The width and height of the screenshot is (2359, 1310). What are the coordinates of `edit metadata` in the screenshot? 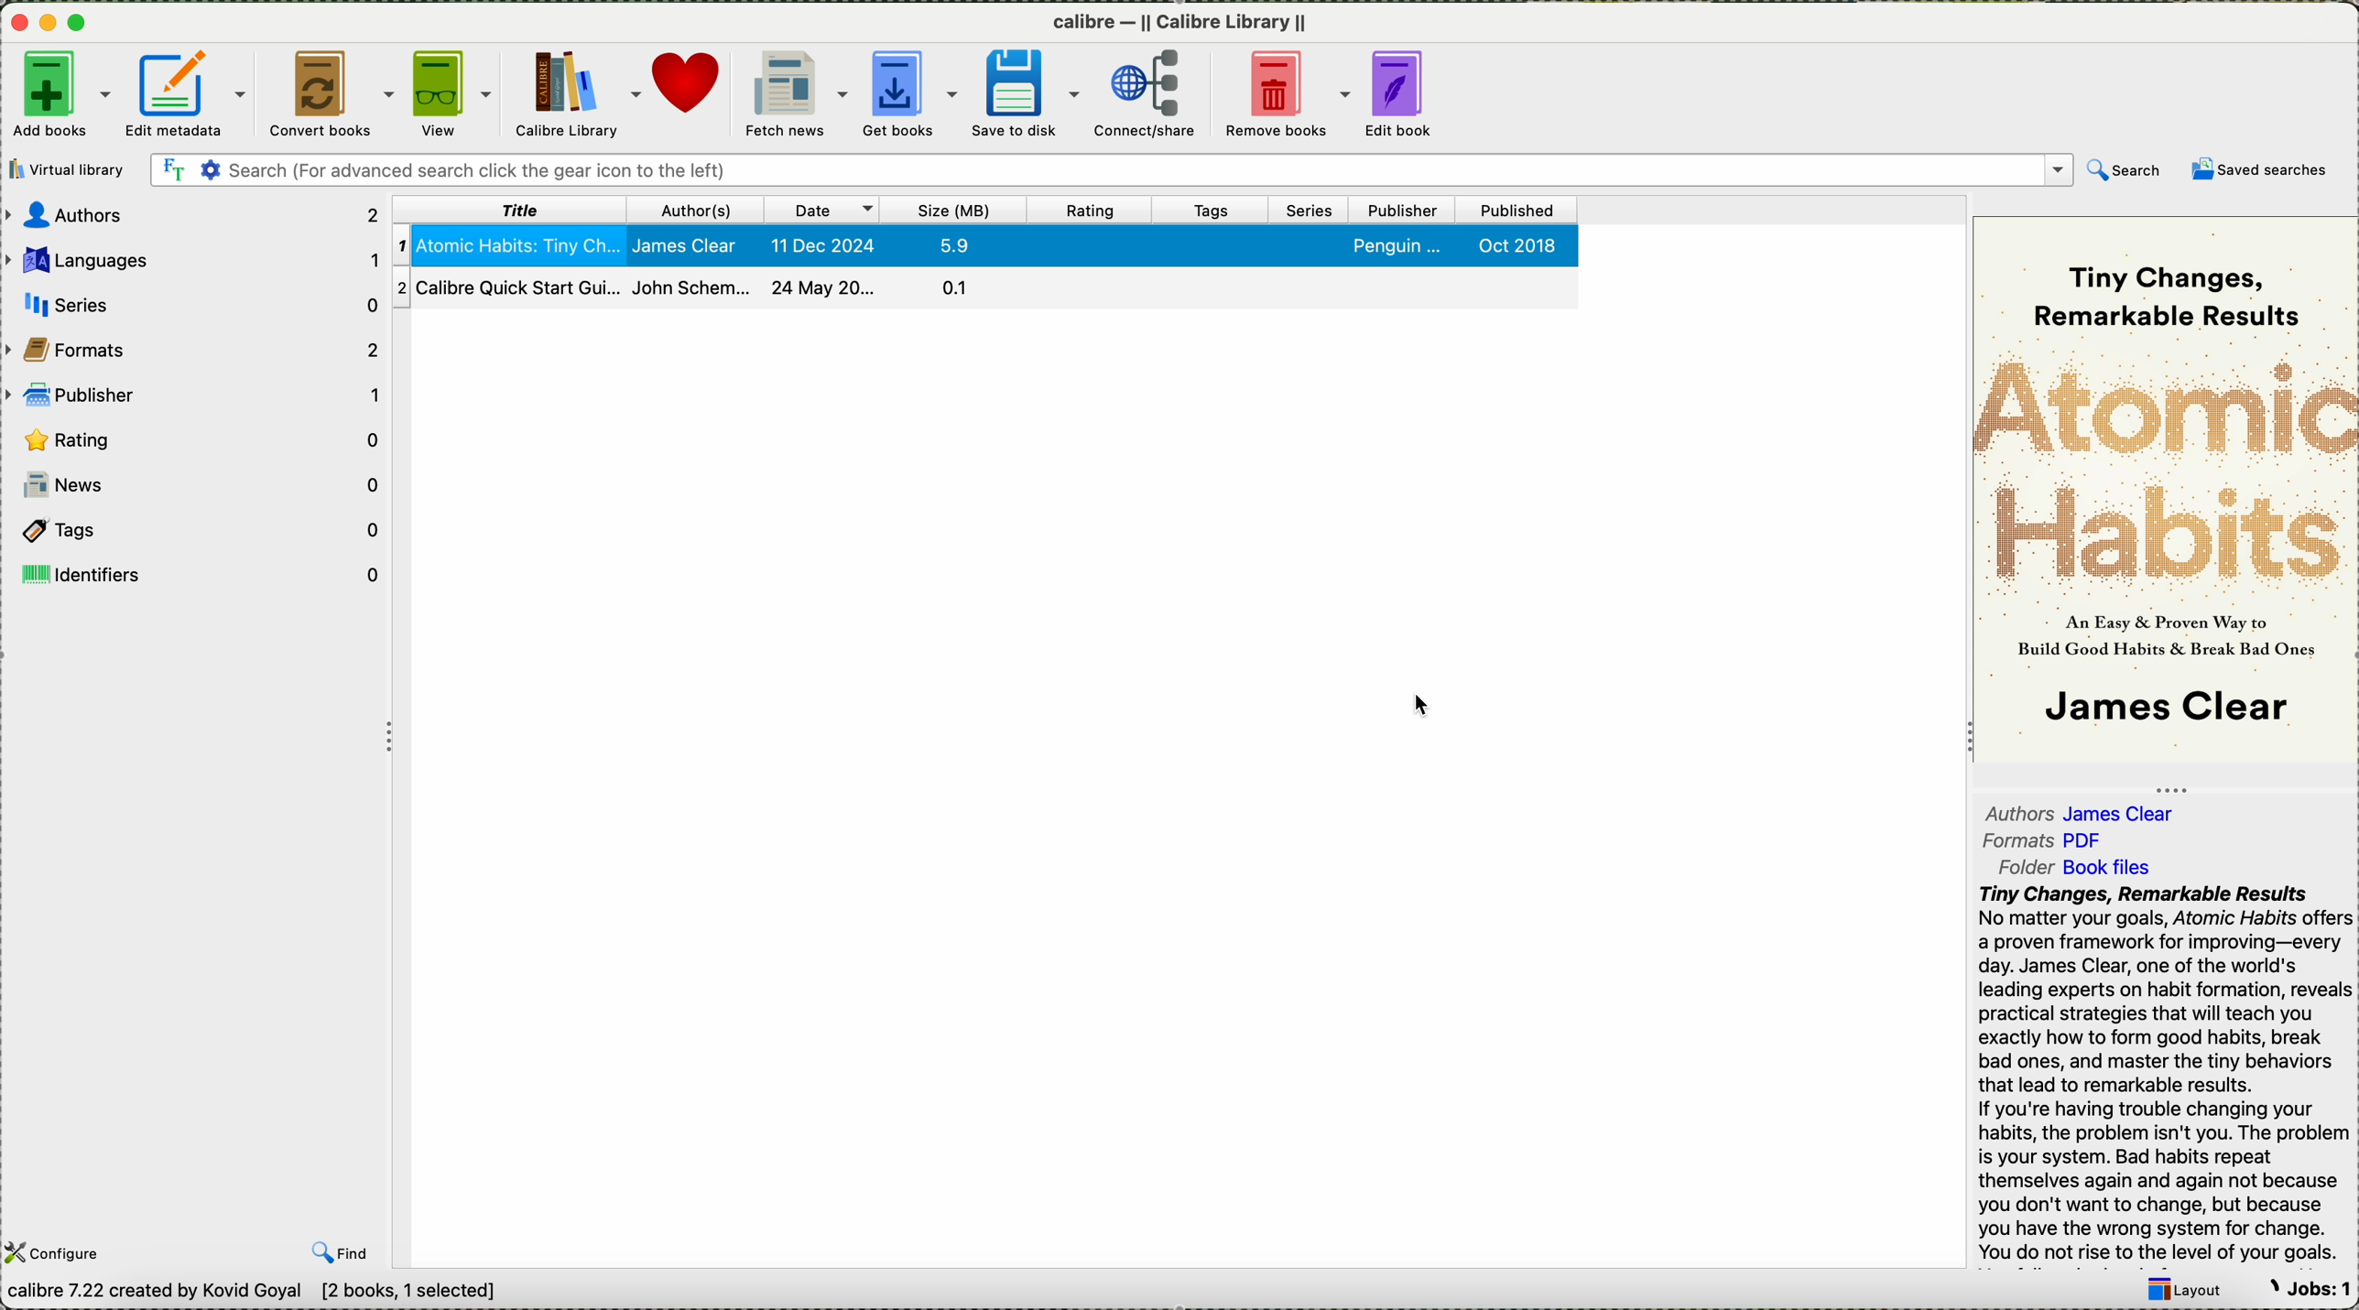 It's located at (189, 93).